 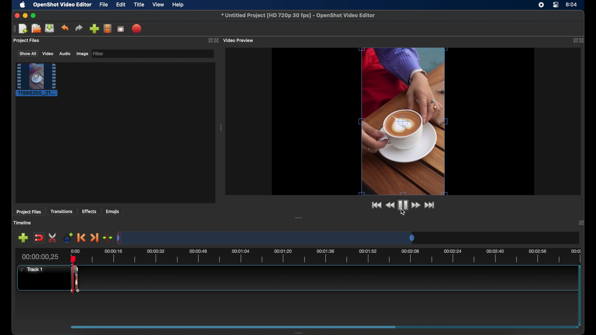 What do you see at coordinates (403, 205) in the screenshot?
I see `play ` at bounding box center [403, 205].